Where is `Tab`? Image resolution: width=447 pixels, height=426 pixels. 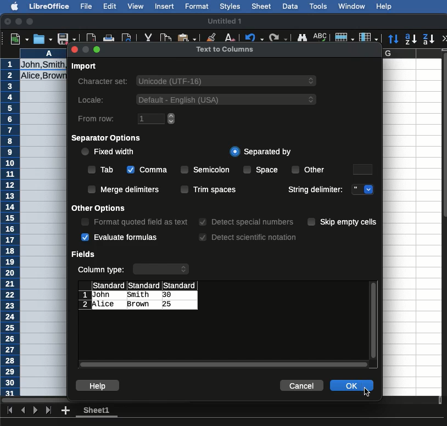
Tab is located at coordinates (102, 171).